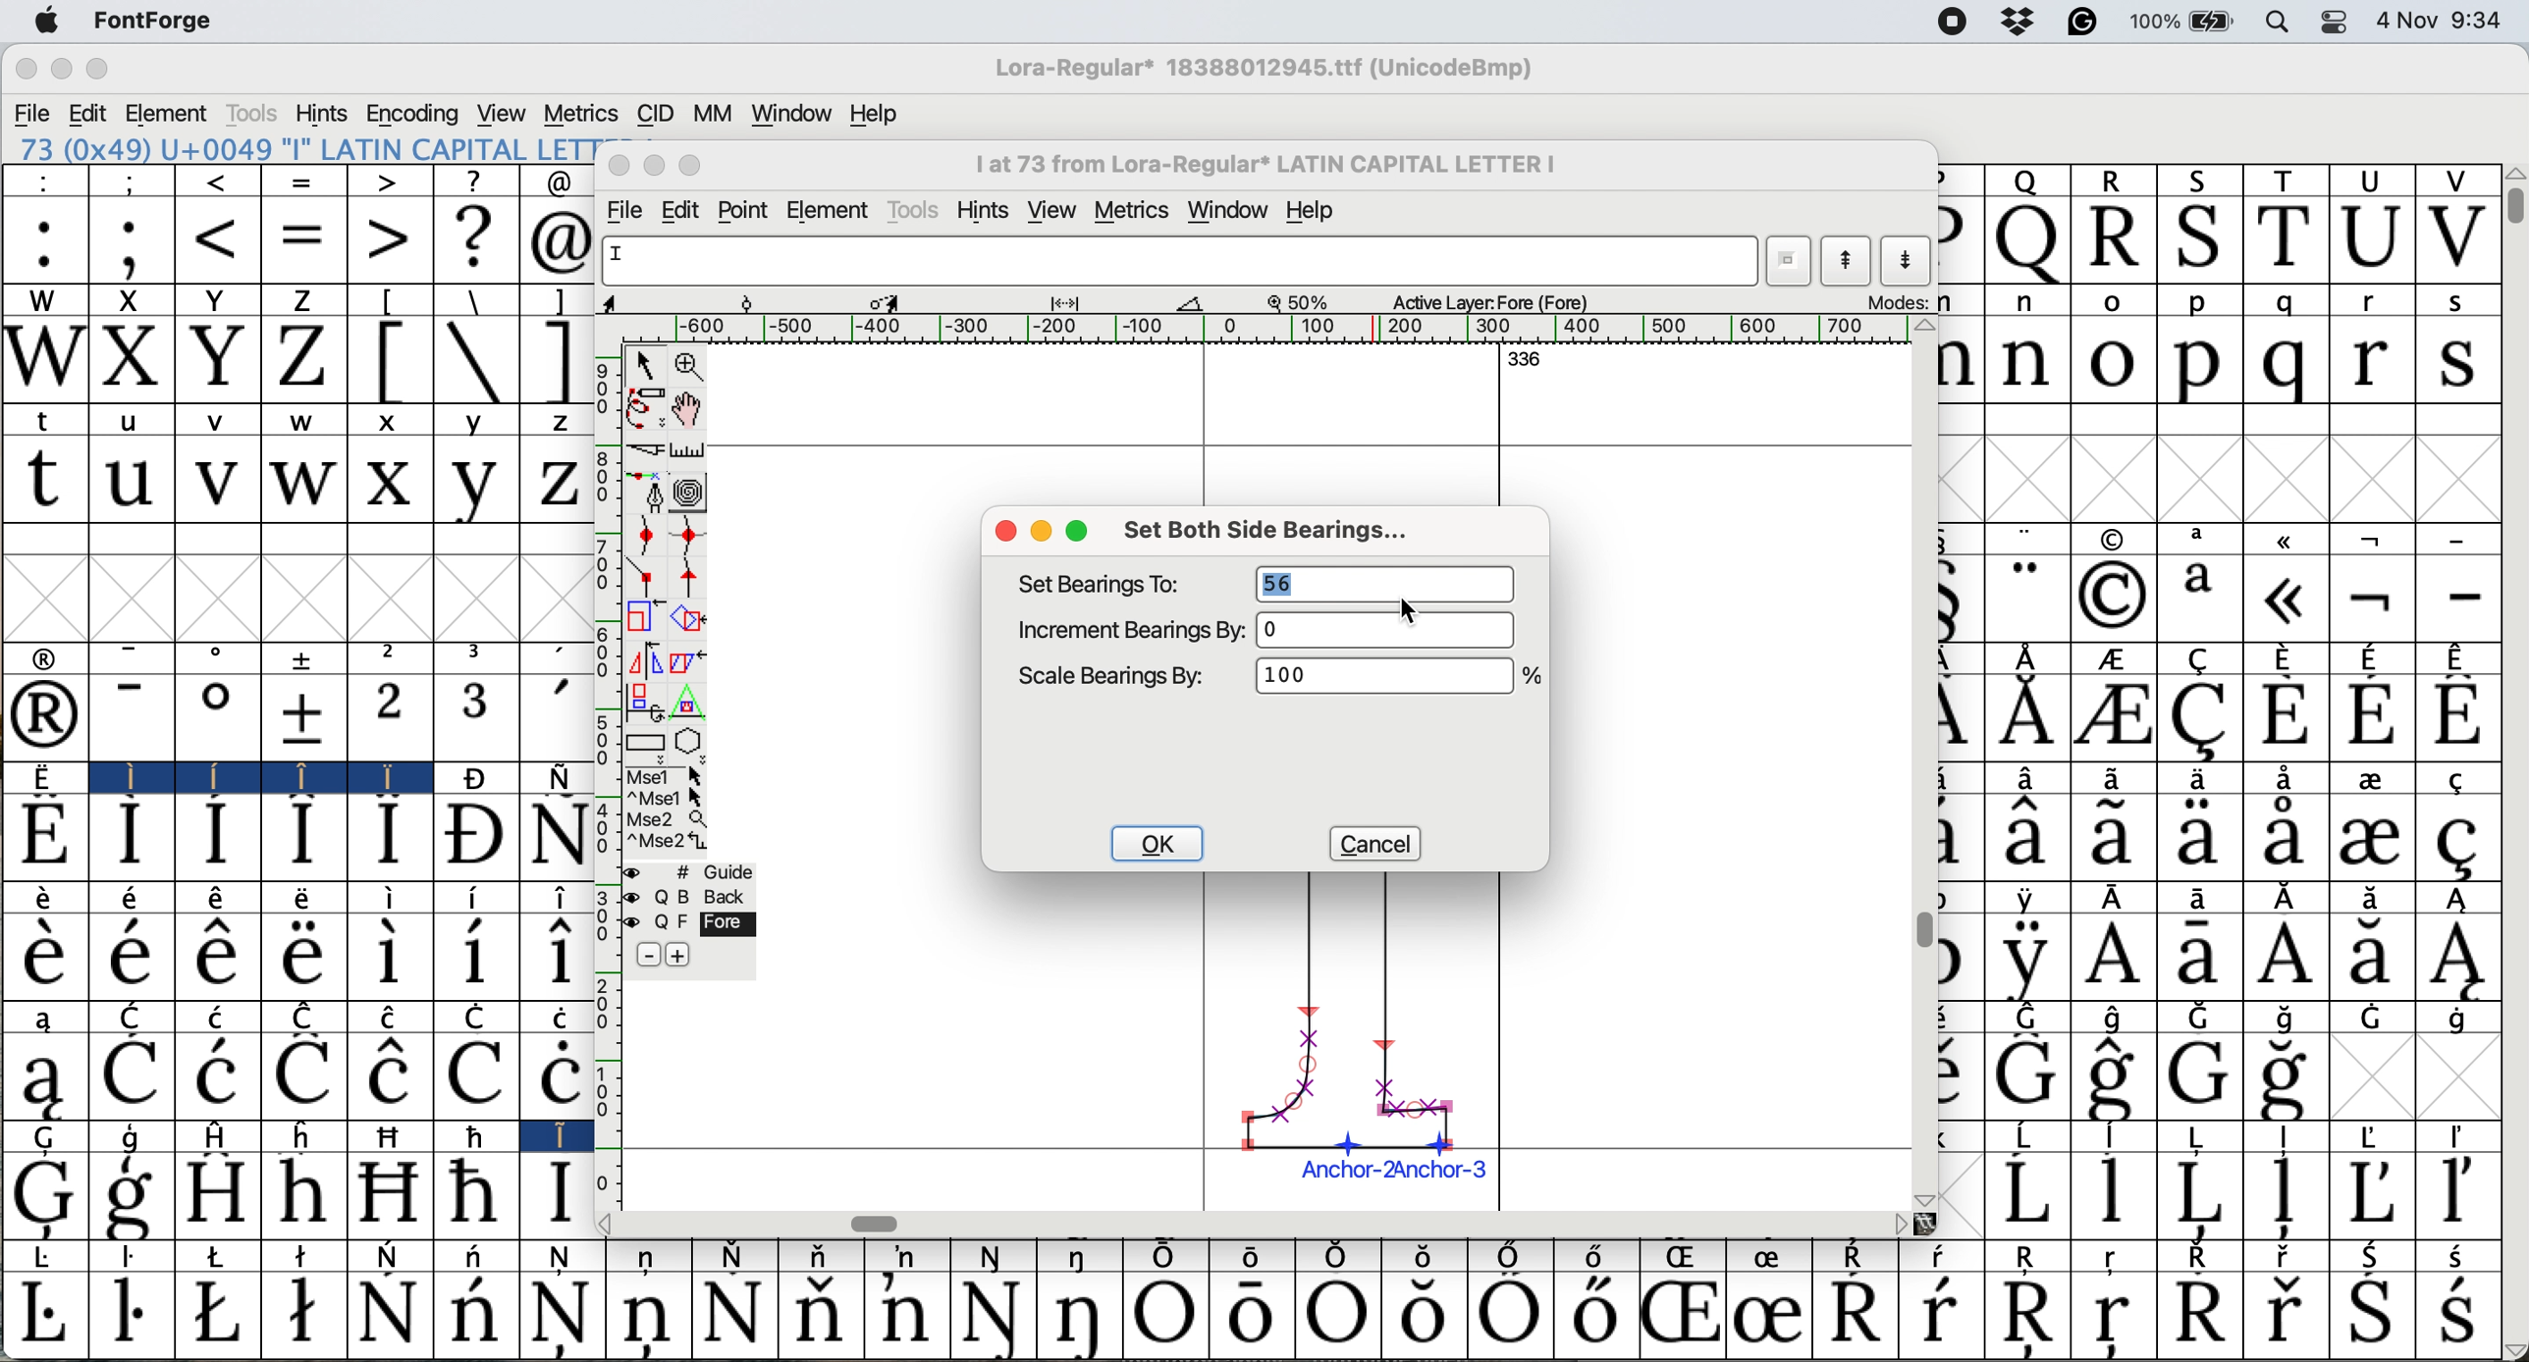  I want to click on Symbol, so click(473, 957).